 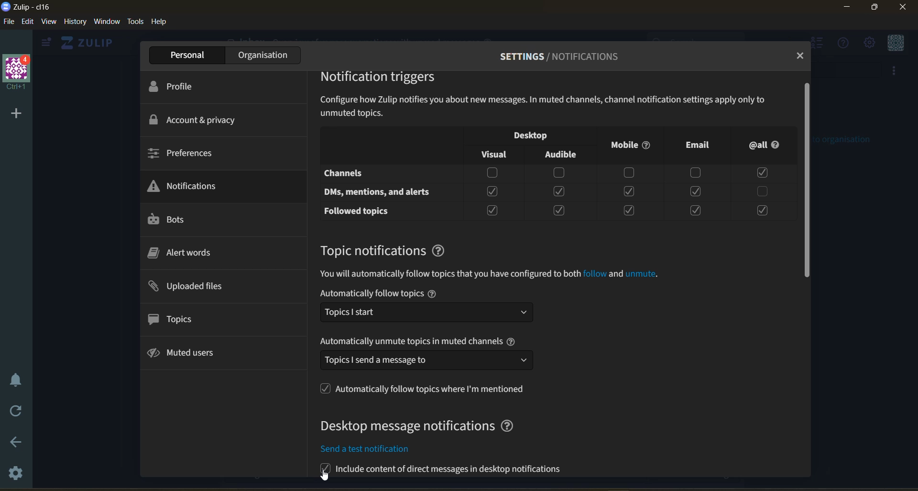 I want to click on notification visibility checkbox, so click(x=532, y=134).